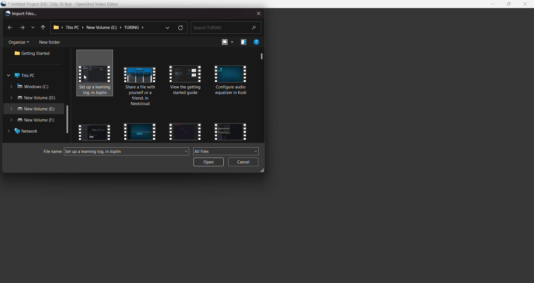 This screenshot has height=283, width=534. Describe the element at coordinates (185, 131) in the screenshot. I see `videos` at that location.